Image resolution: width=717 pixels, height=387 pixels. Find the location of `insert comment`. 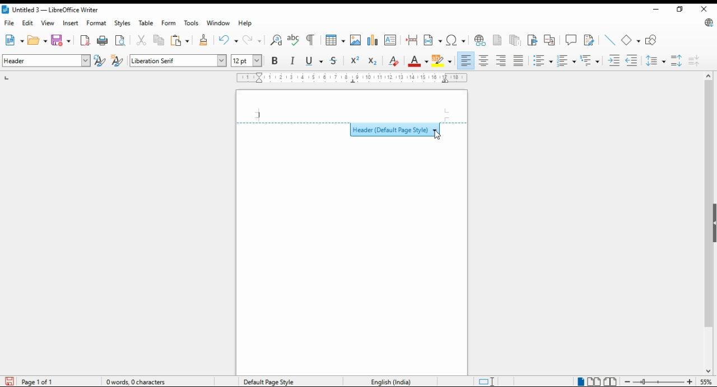

insert comment is located at coordinates (571, 39).